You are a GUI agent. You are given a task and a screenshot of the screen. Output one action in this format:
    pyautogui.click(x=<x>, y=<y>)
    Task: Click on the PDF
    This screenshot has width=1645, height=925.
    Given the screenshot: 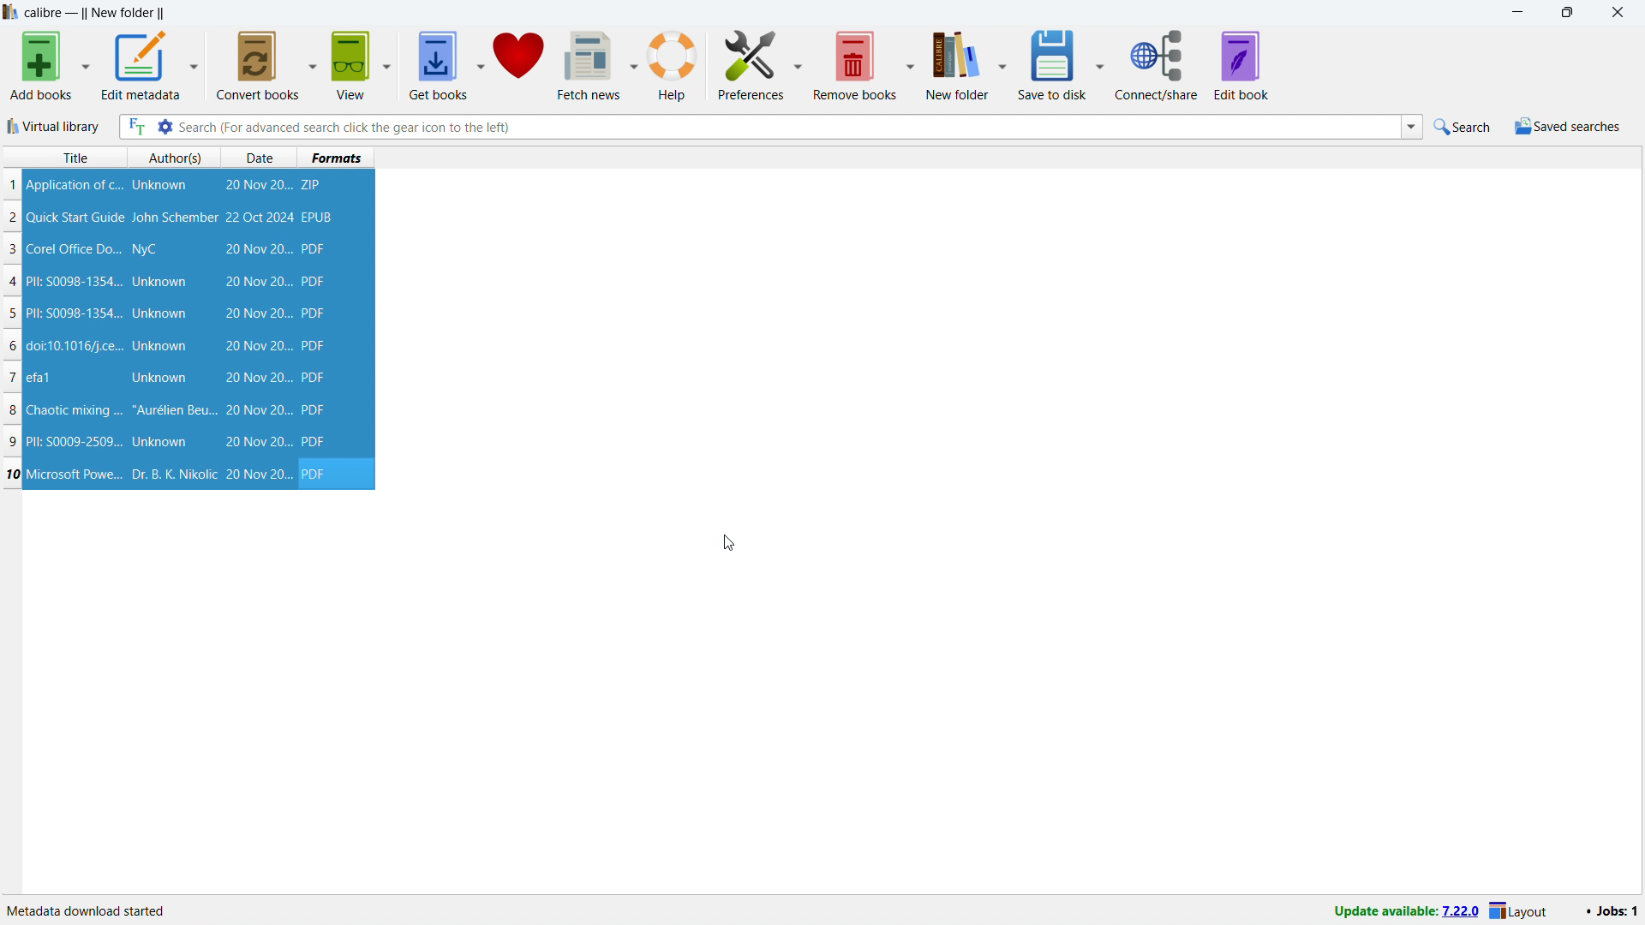 What is the action you would take?
    pyautogui.click(x=316, y=442)
    